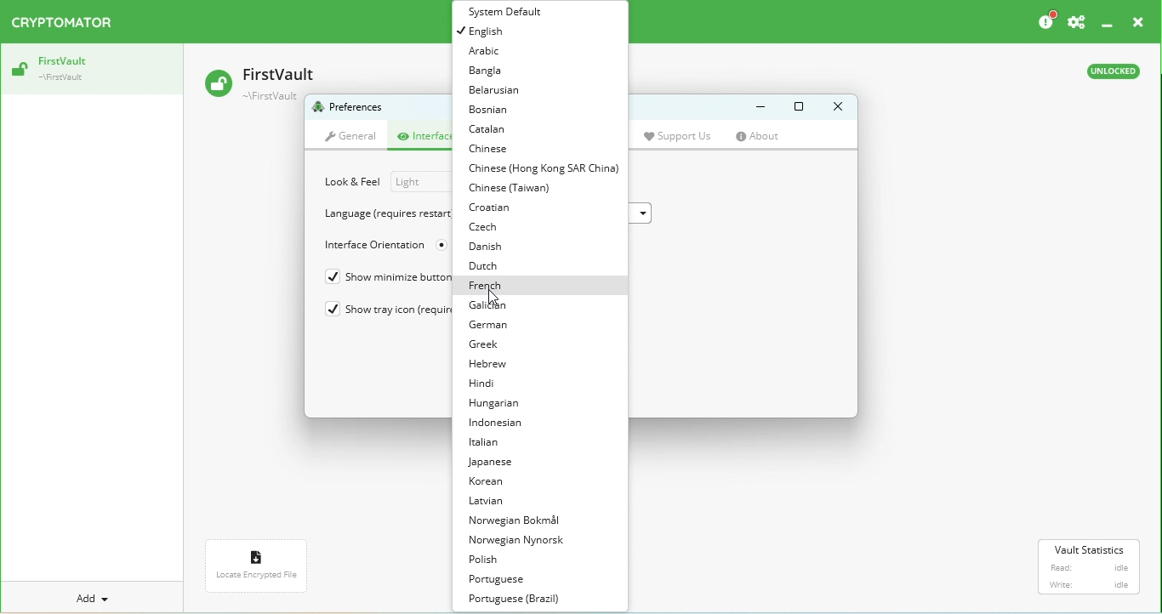 The width and height of the screenshot is (1162, 614). I want to click on Vault, so click(89, 70).